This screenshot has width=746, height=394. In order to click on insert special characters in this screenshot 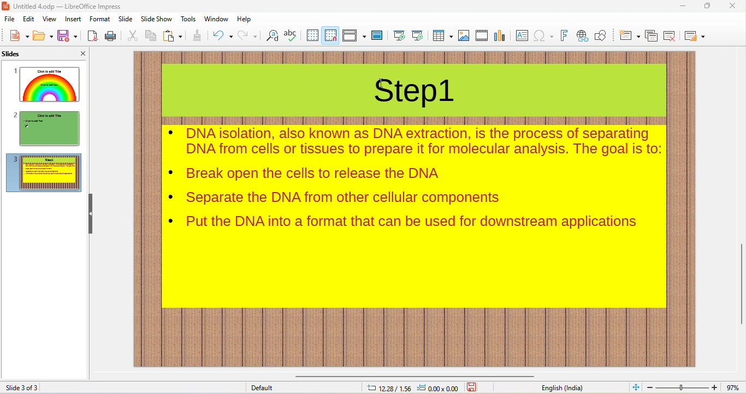, I will do `click(543, 35)`.